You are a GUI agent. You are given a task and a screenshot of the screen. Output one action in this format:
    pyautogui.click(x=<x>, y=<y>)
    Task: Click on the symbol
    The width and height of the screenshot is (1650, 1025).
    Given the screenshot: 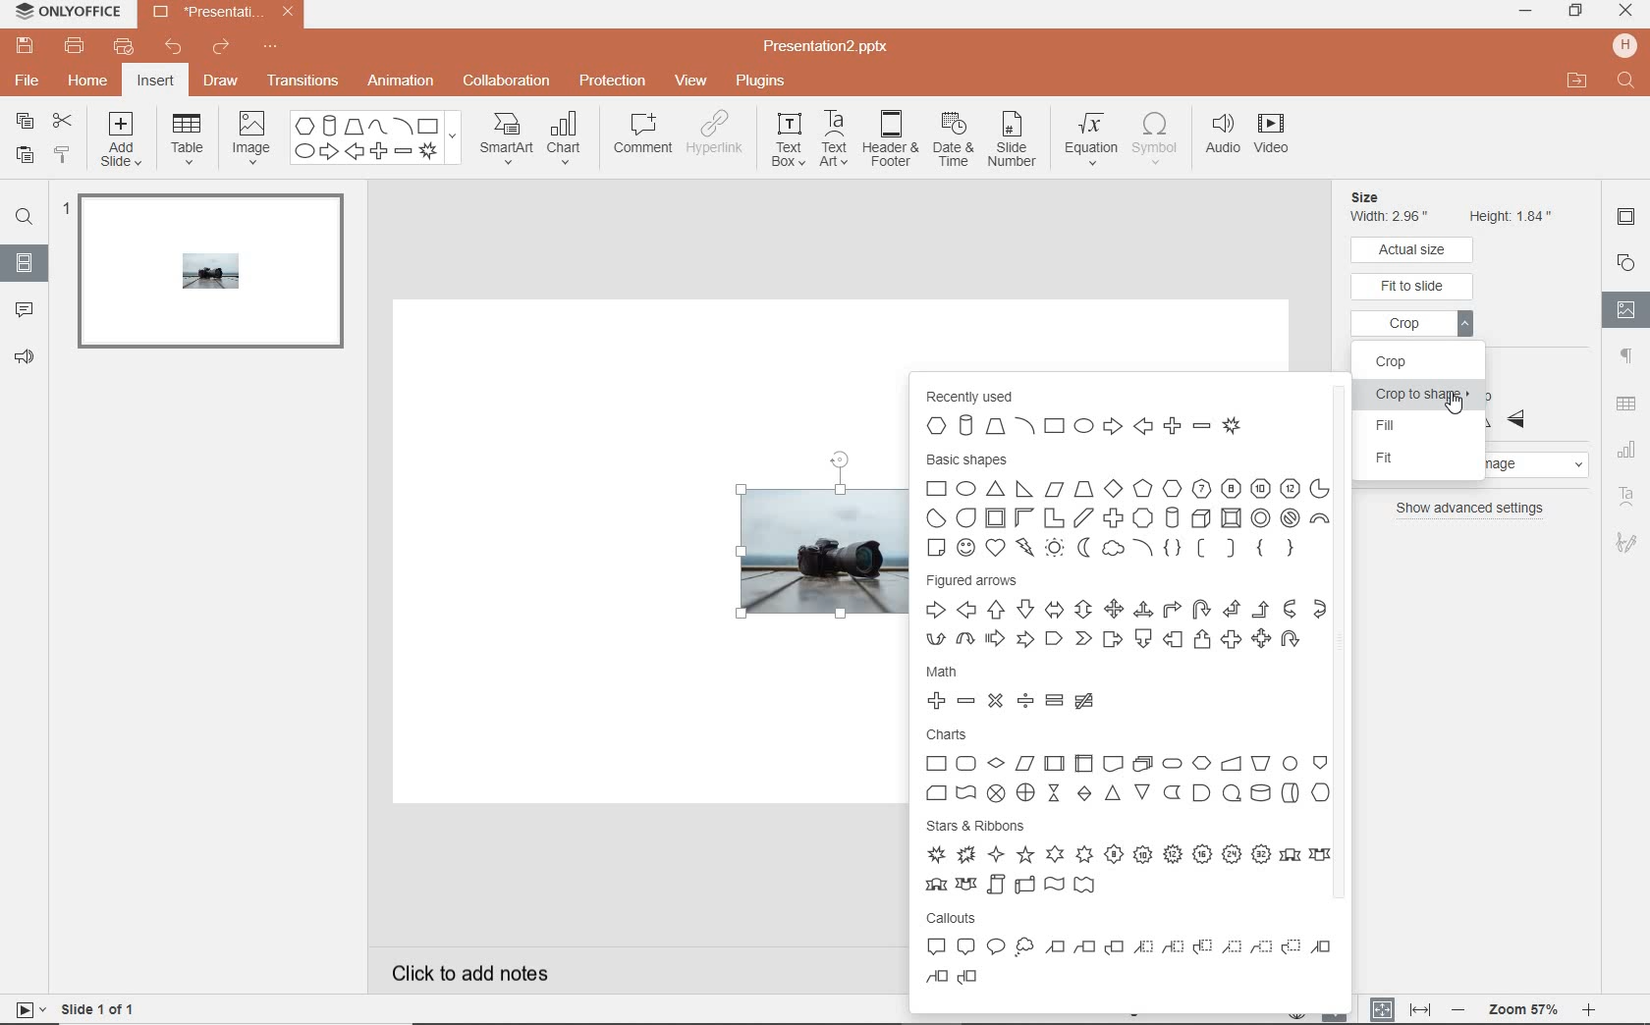 What is the action you would take?
    pyautogui.click(x=1158, y=138)
    